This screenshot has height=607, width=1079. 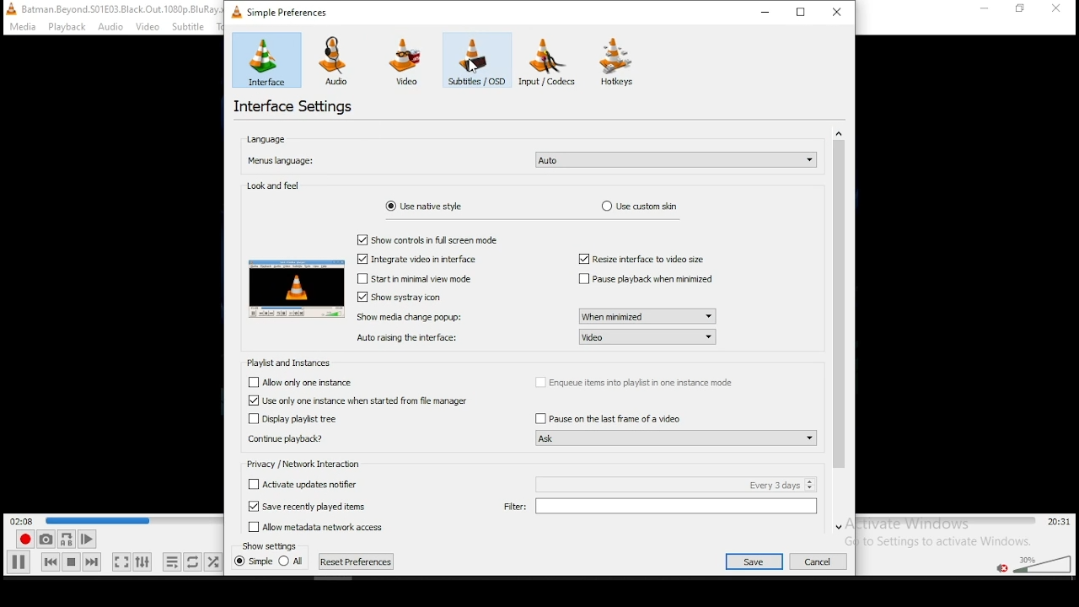 What do you see at coordinates (111, 27) in the screenshot?
I see `` at bounding box center [111, 27].